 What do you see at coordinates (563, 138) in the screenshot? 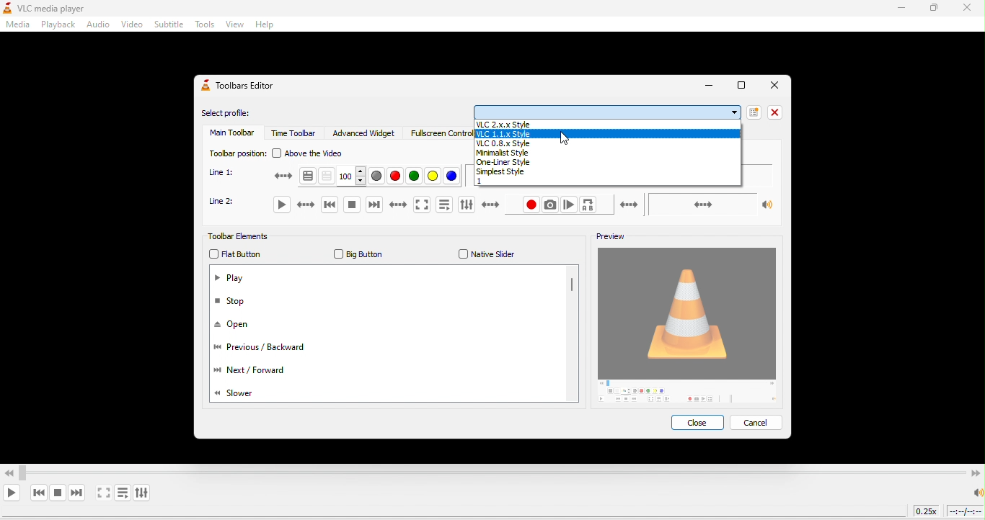
I see `cursor movement` at bounding box center [563, 138].